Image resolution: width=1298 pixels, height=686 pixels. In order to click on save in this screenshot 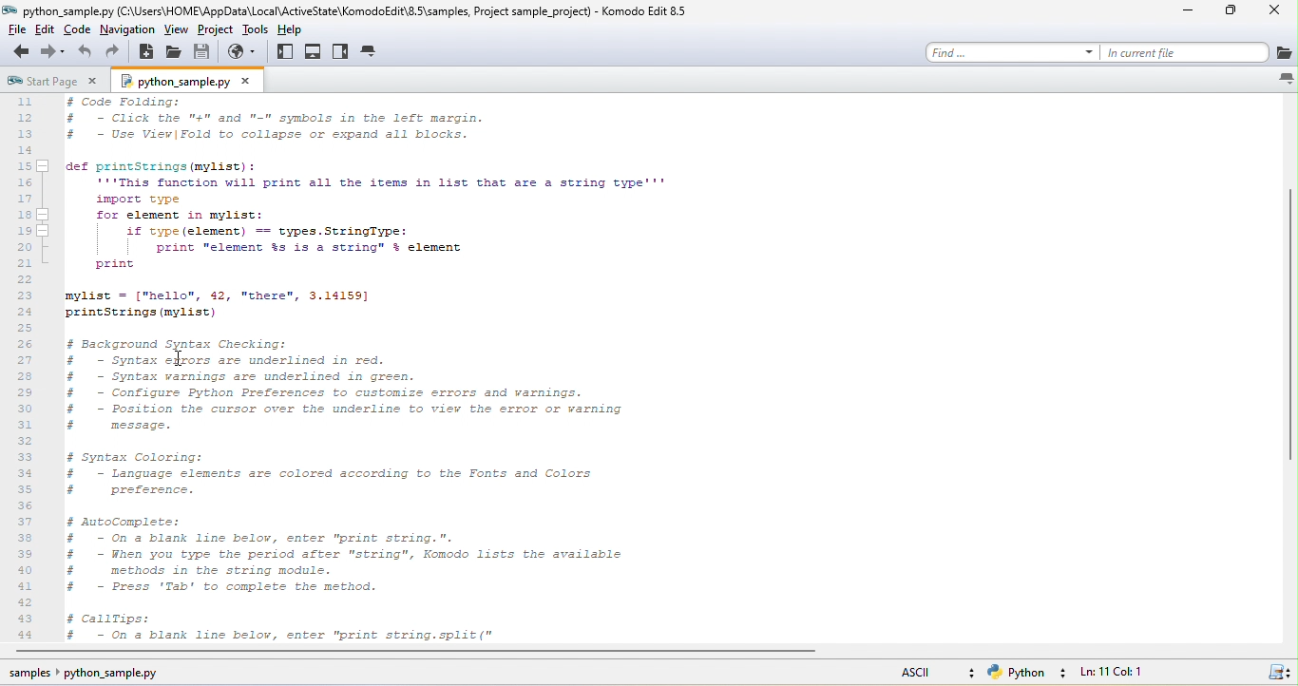, I will do `click(204, 55)`.